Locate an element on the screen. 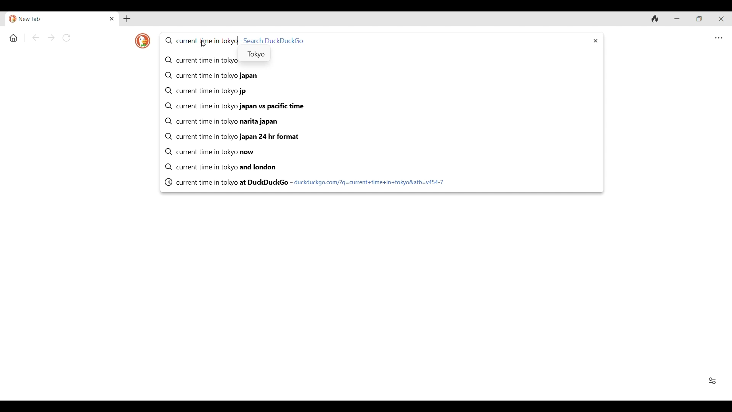 The height and width of the screenshot is (412, 732). current time in tokyo japan vs pacific time is located at coordinates (234, 106).